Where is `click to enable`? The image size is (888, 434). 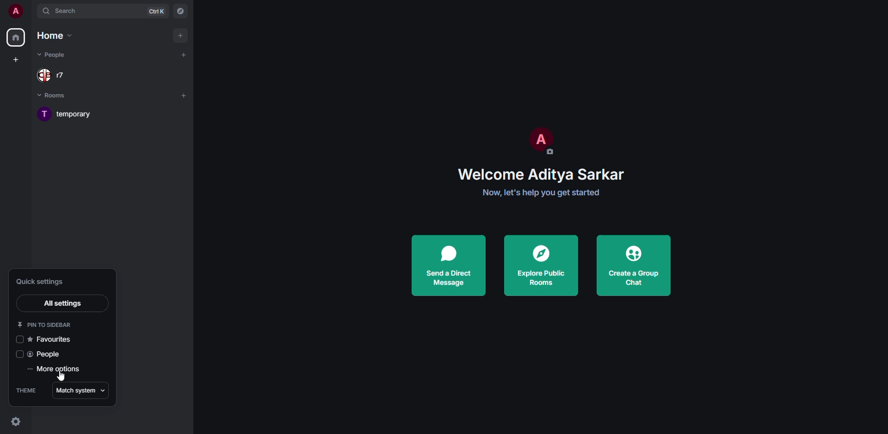 click to enable is located at coordinates (17, 354).